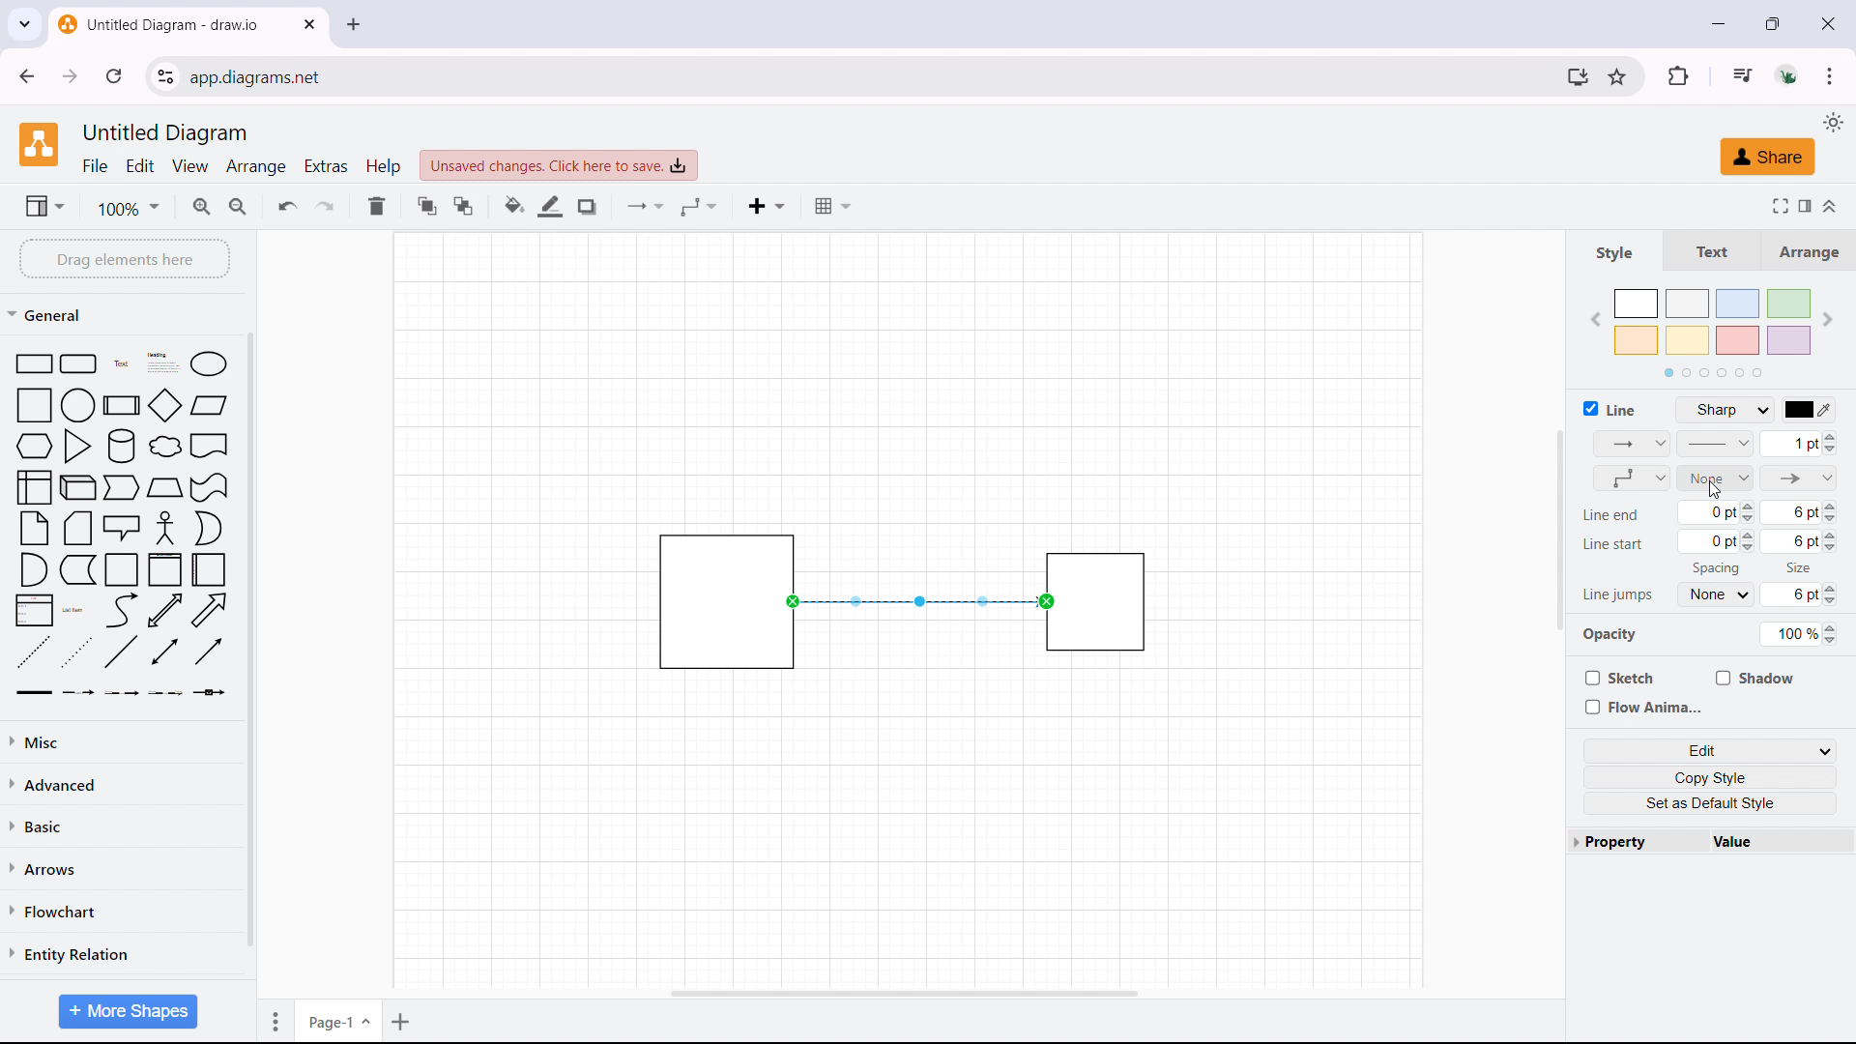 This screenshot has height=1044, width=1856. What do you see at coordinates (871, 75) in the screenshot?
I see `URL space` at bounding box center [871, 75].